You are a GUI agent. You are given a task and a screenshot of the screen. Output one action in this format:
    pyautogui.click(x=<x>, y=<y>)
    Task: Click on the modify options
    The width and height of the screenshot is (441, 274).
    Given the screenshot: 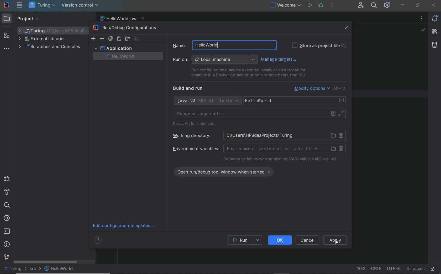 What is the action you would take?
    pyautogui.click(x=321, y=88)
    